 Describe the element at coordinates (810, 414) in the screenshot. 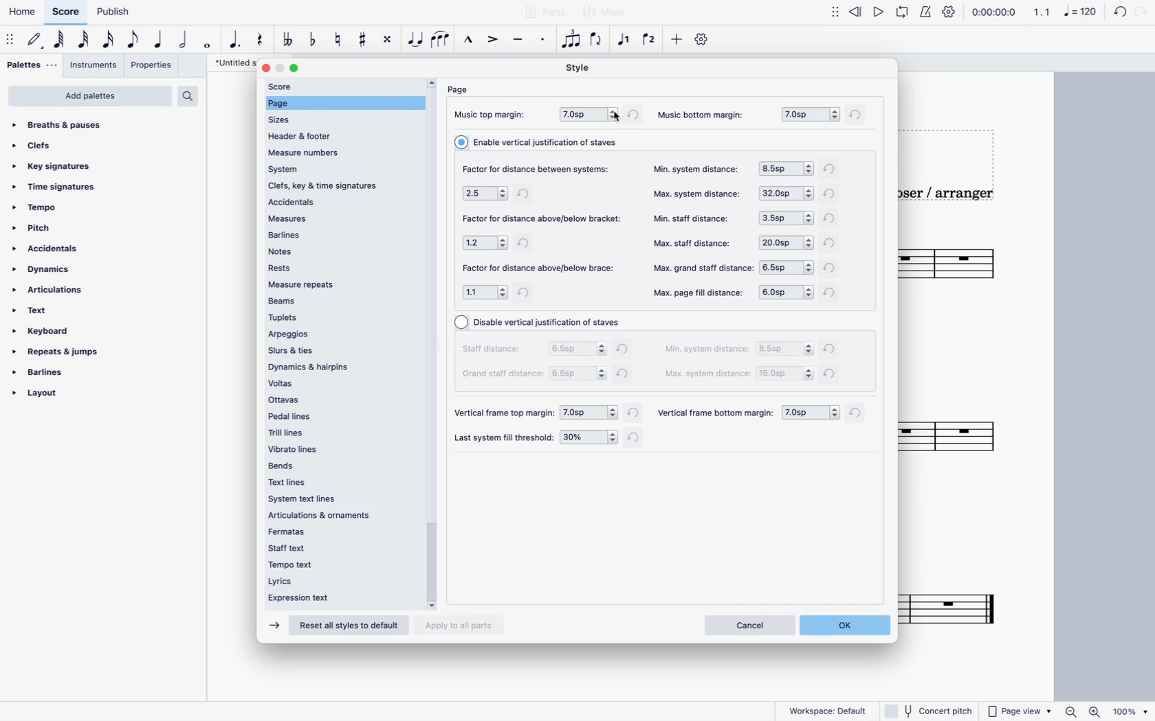

I see `options` at that location.